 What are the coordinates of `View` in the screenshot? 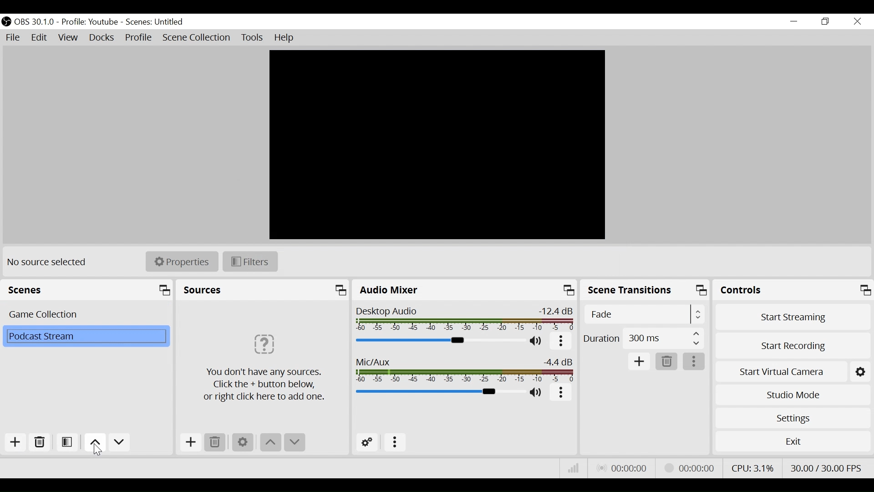 It's located at (69, 39).